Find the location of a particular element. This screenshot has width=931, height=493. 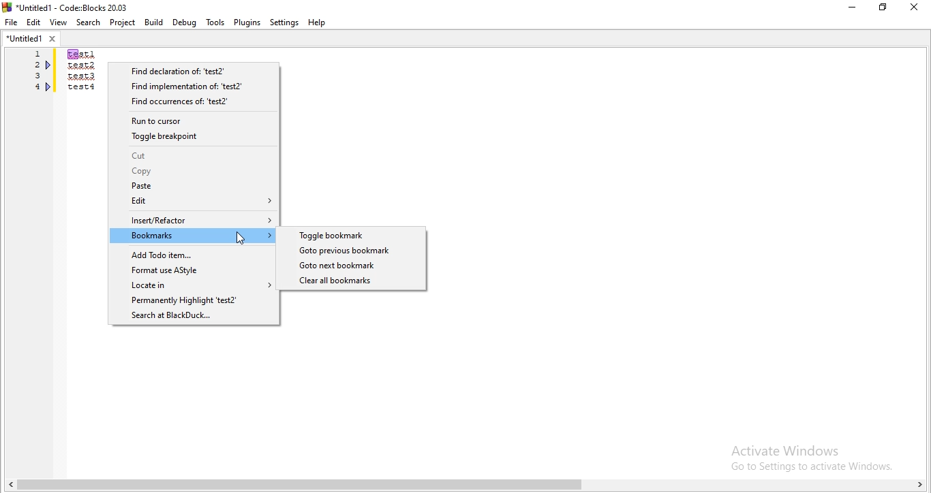

Help is located at coordinates (320, 24).